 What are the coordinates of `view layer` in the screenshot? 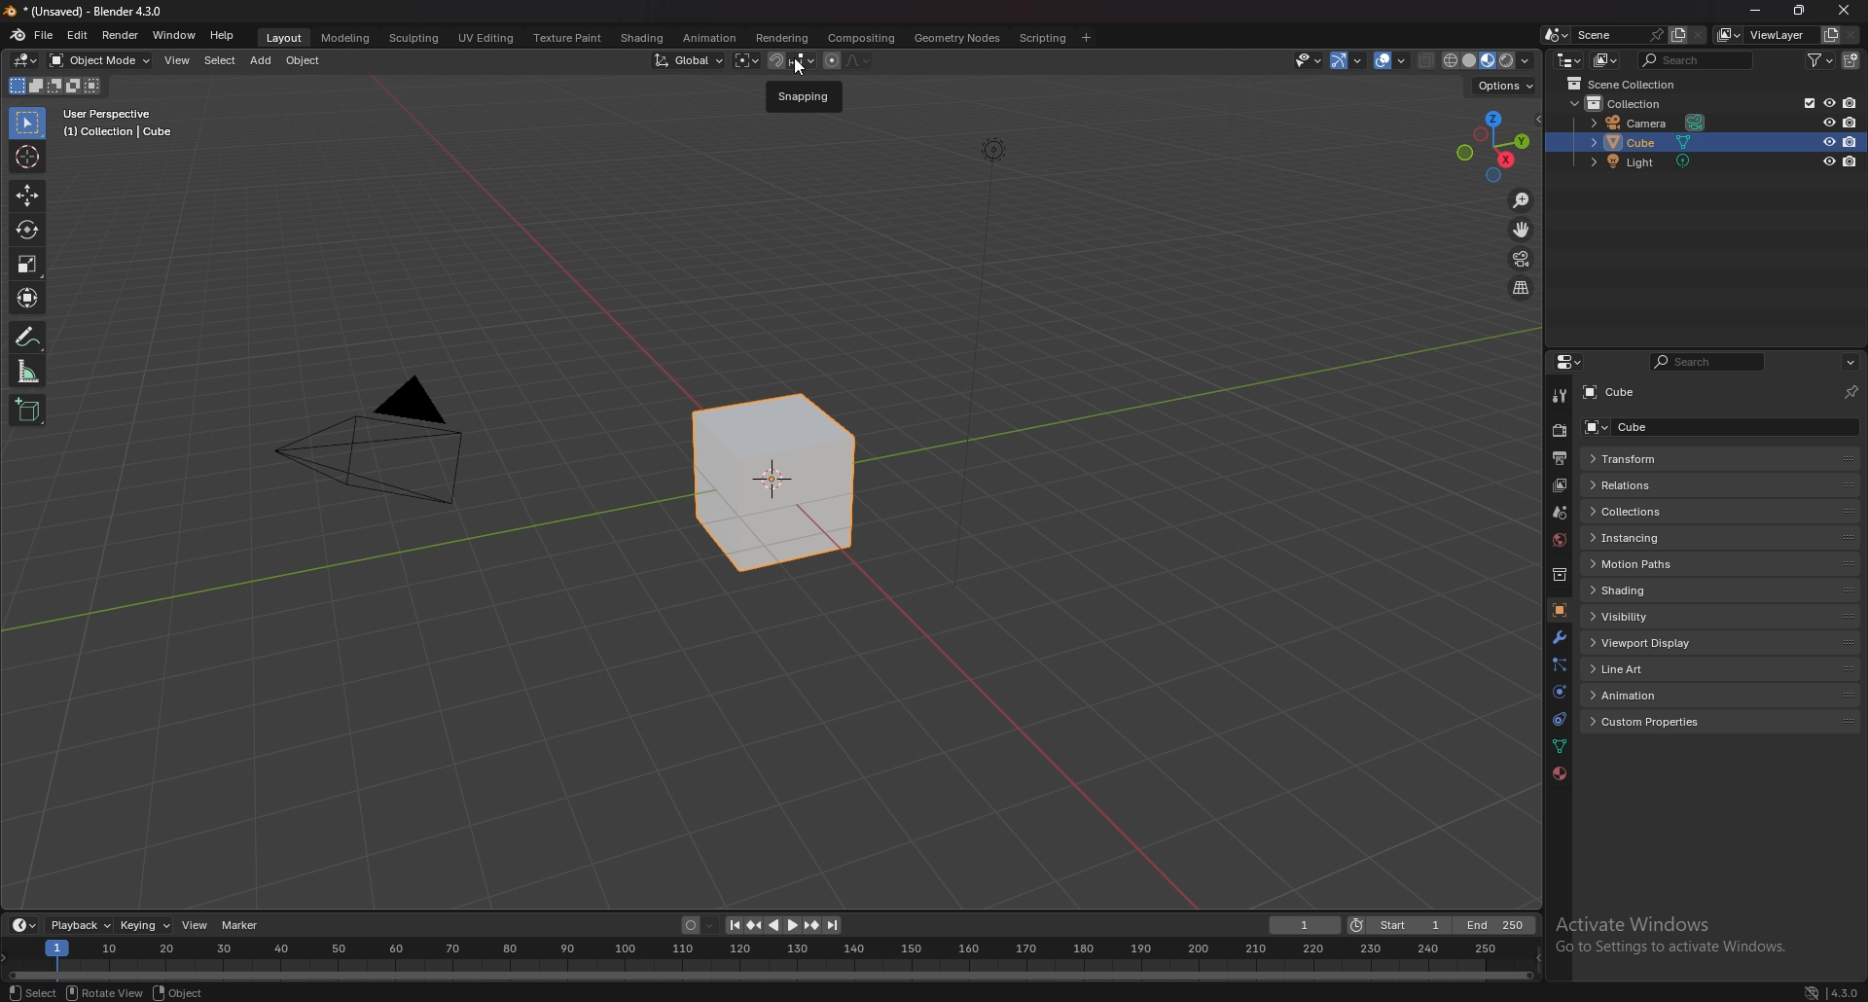 It's located at (1557, 486).